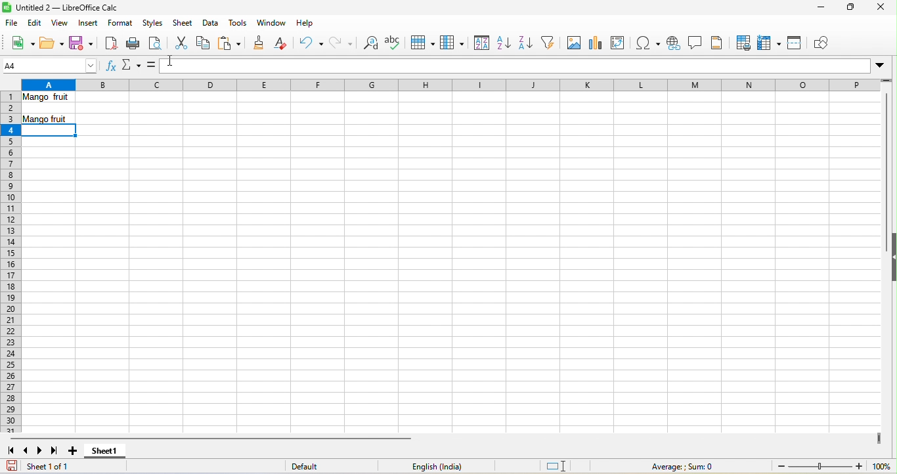 This screenshot has height=474, width=897. What do you see at coordinates (650, 43) in the screenshot?
I see `special character` at bounding box center [650, 43].